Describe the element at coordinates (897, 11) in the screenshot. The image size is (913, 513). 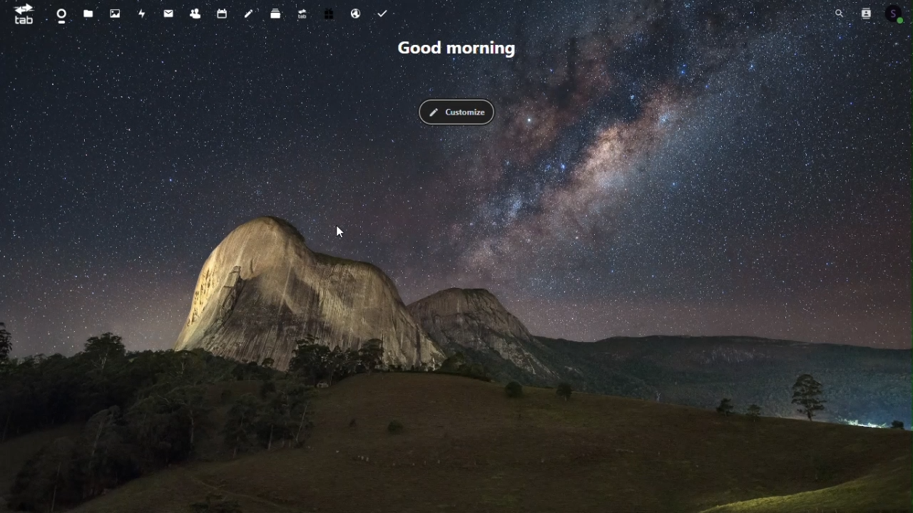
I see `Account icon` at that location.